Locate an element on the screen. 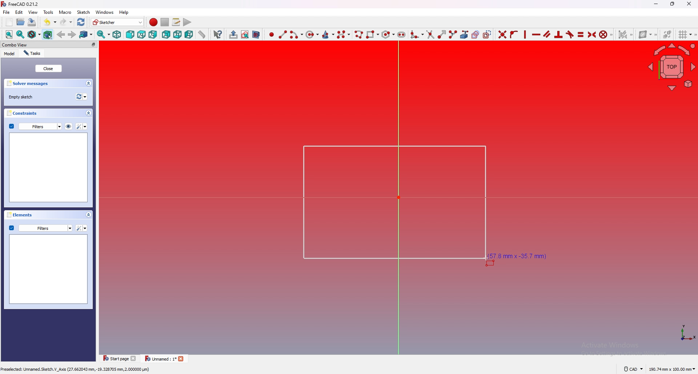  constraint tangent is located at coordinates (570, 34).